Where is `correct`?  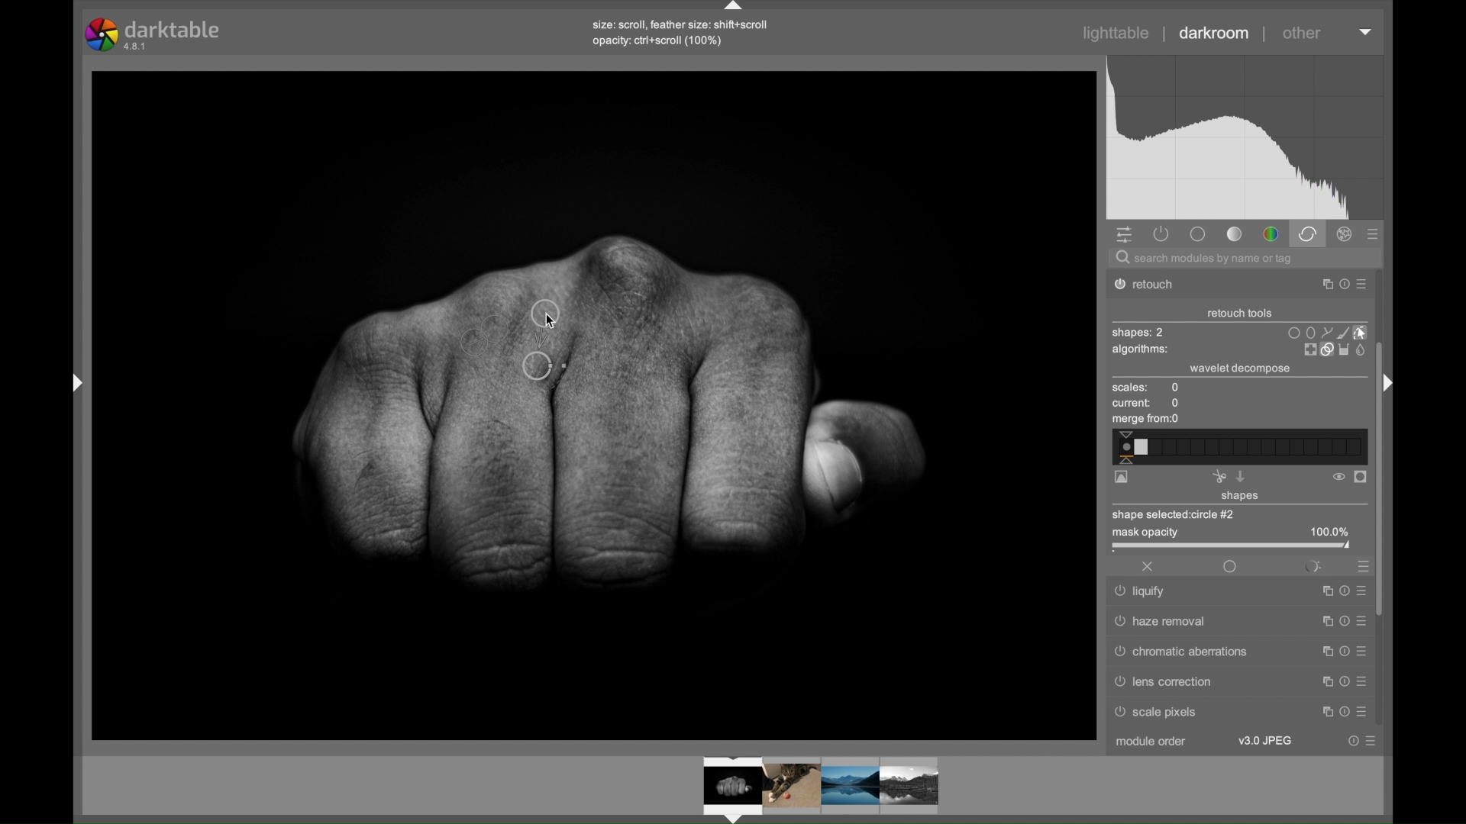 correct is located at coordinates (1307, 233).